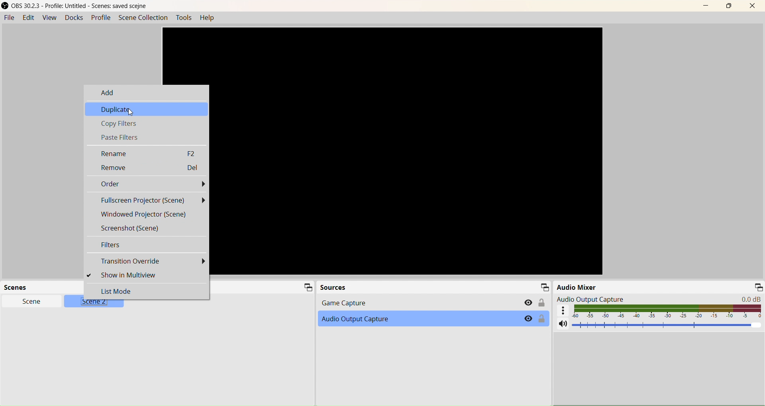 Image resolution: width=765 pixels, height=406 pixels. Describe the element at coordinates (729, 6) in the screenshot. I see `Maximize` at that location.